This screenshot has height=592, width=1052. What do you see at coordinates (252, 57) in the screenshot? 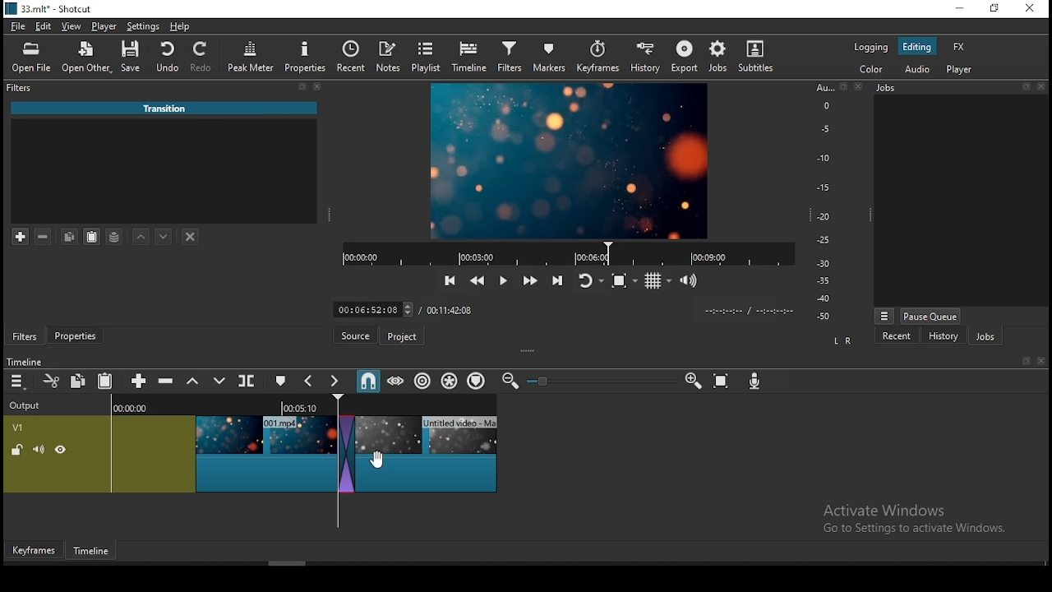
I see `peak meter` at bounding box center [252, 57].